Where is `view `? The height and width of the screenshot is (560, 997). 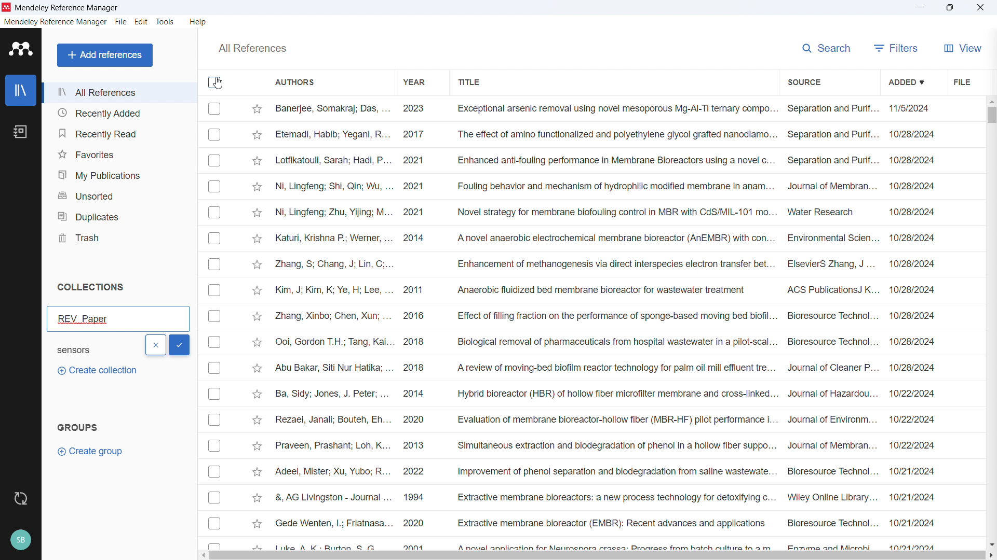 view  is located at coordinates (962, 47).